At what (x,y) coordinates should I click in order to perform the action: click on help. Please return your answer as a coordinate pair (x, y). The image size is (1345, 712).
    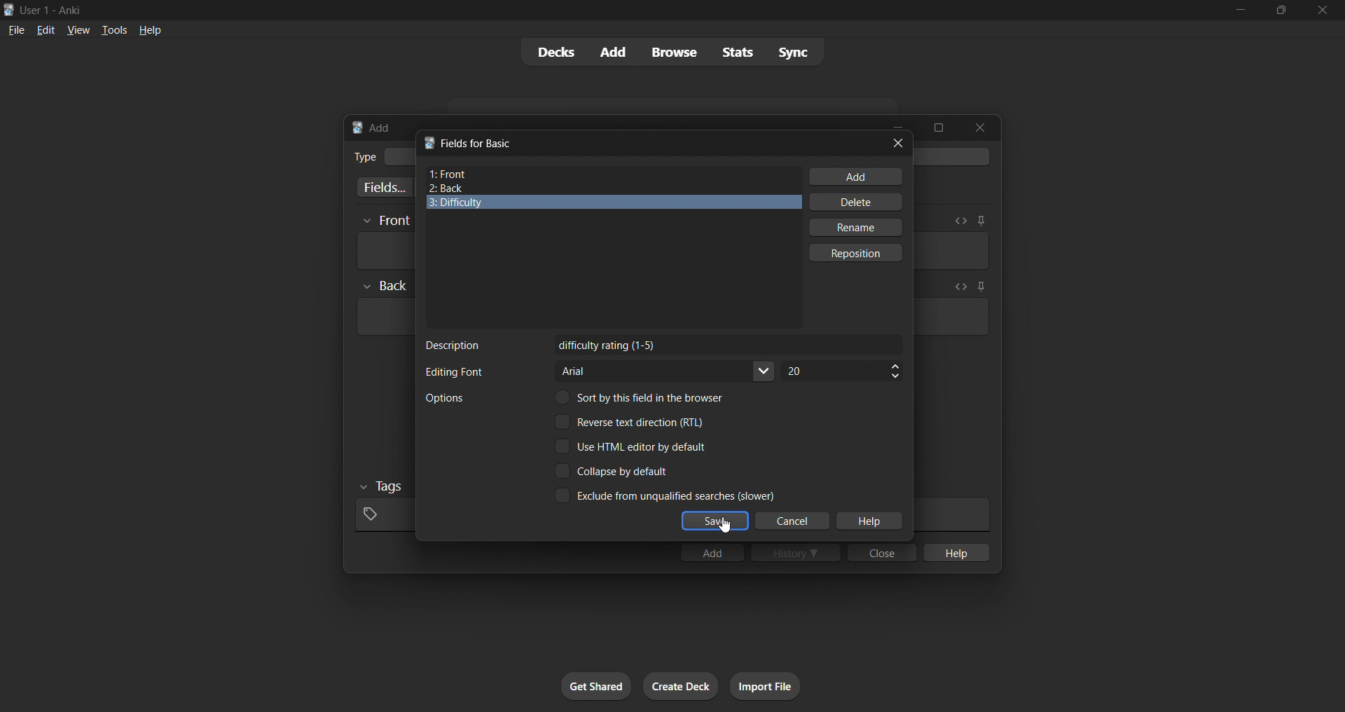
    Looking at the image, I should click on (869, 521).